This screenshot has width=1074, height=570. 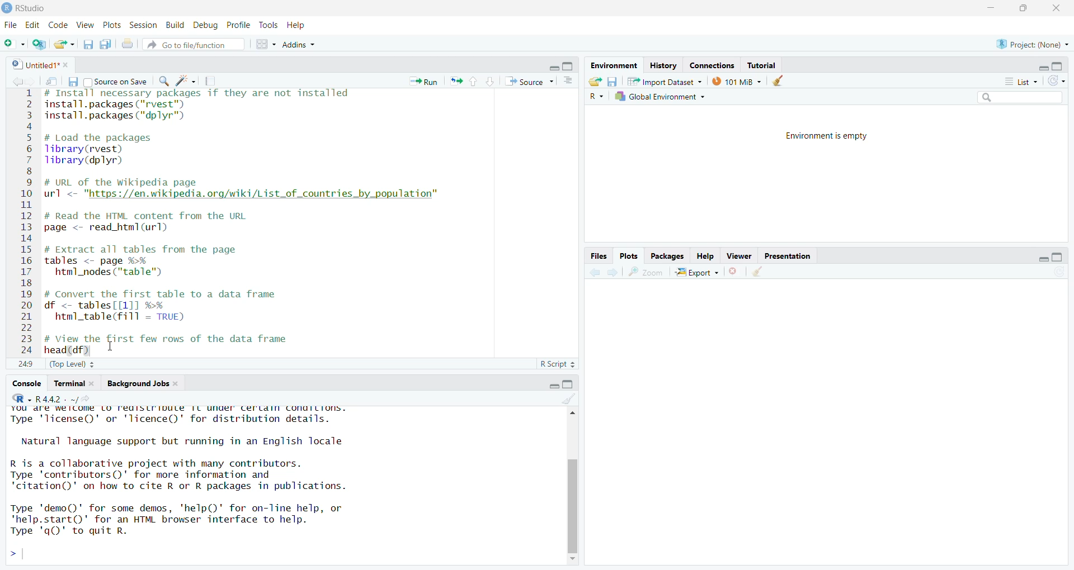 What do you see at coordinates (663, 66) in the screenshot?
I see `History` at bounding box center [663, 66].